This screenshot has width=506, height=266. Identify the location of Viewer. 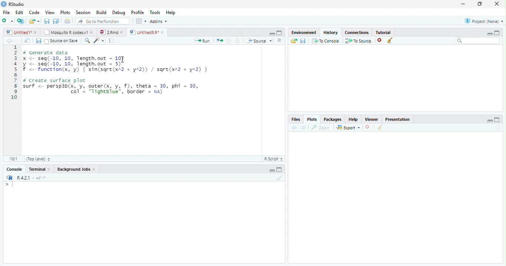
(371, 119).